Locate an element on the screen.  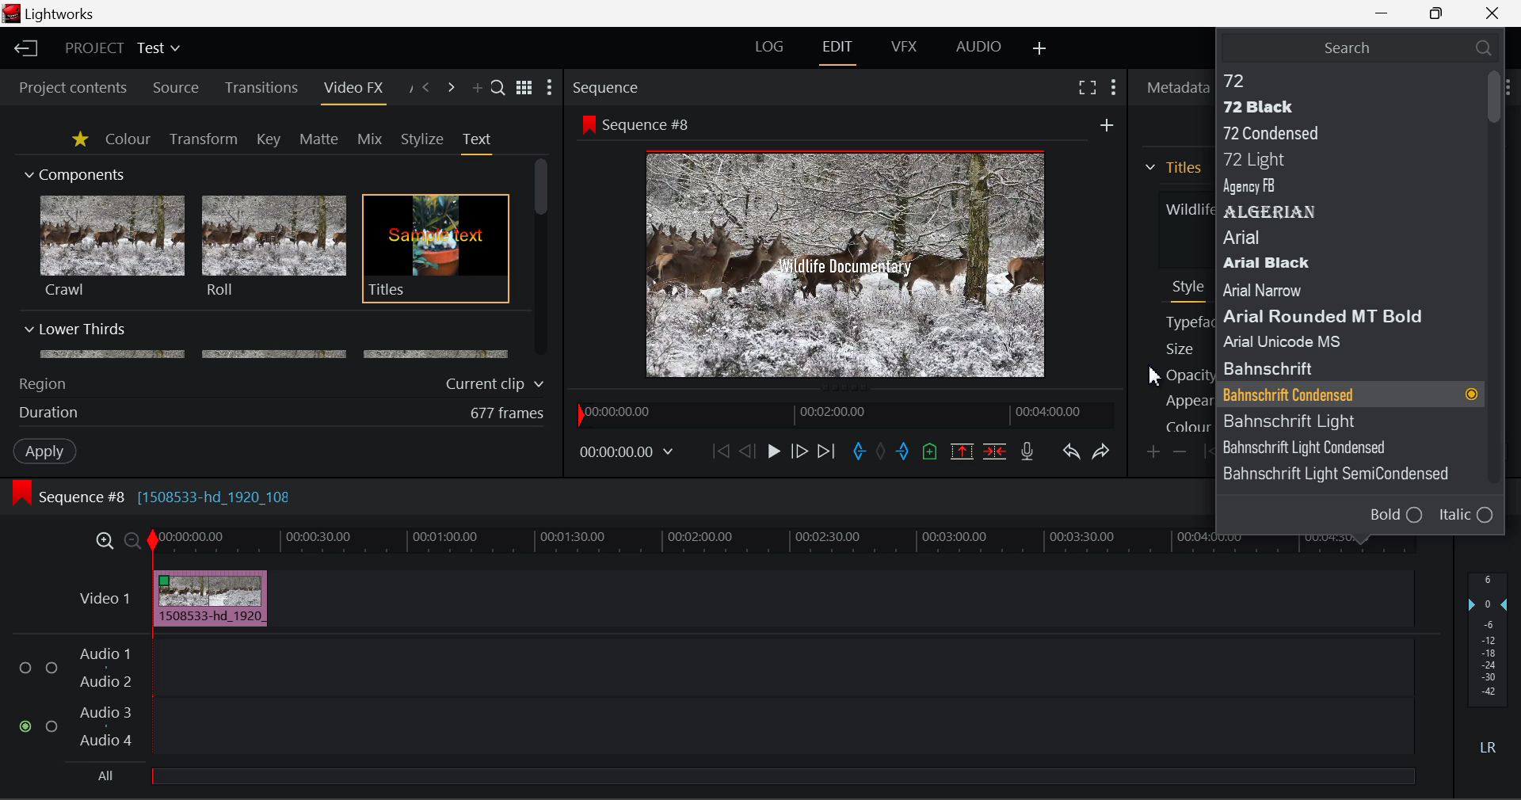
Titles is located at coordinates (436, 250).